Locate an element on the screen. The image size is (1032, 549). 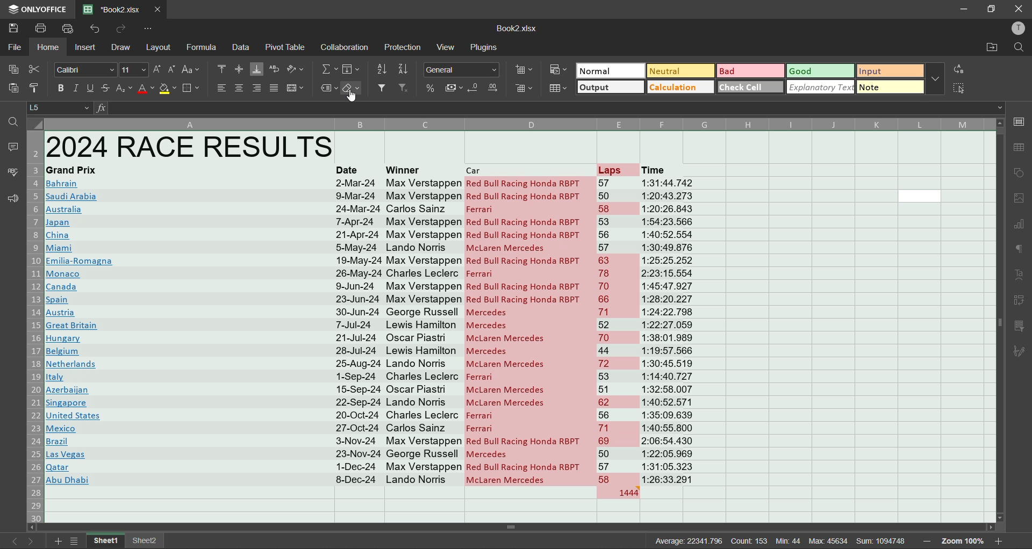
paste is located at coordinates (13, 86).